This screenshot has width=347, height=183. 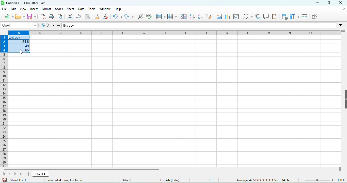 I want to click on date, so click(x=84, y=9).